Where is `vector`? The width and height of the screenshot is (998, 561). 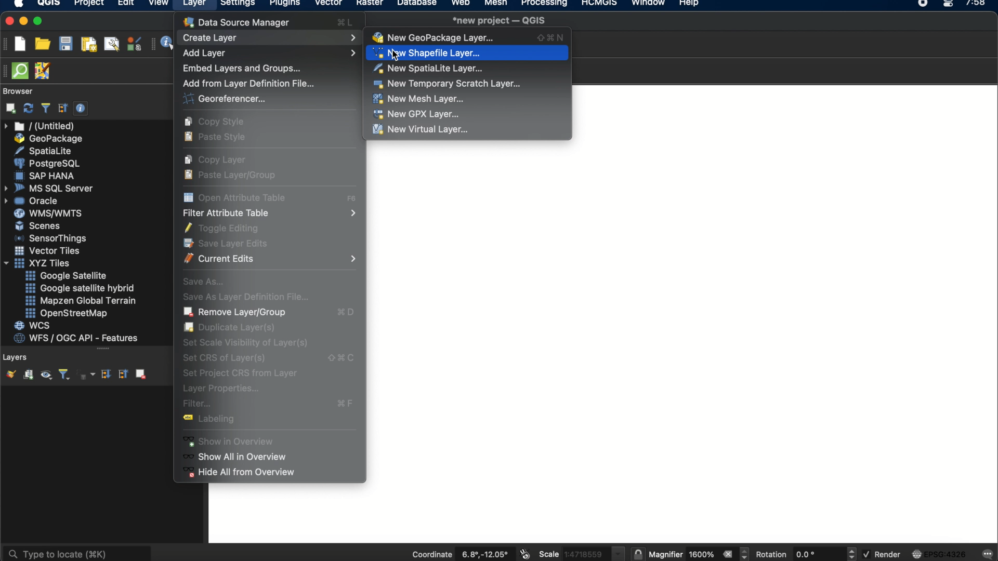
vector is located at coordinates (329, 4).